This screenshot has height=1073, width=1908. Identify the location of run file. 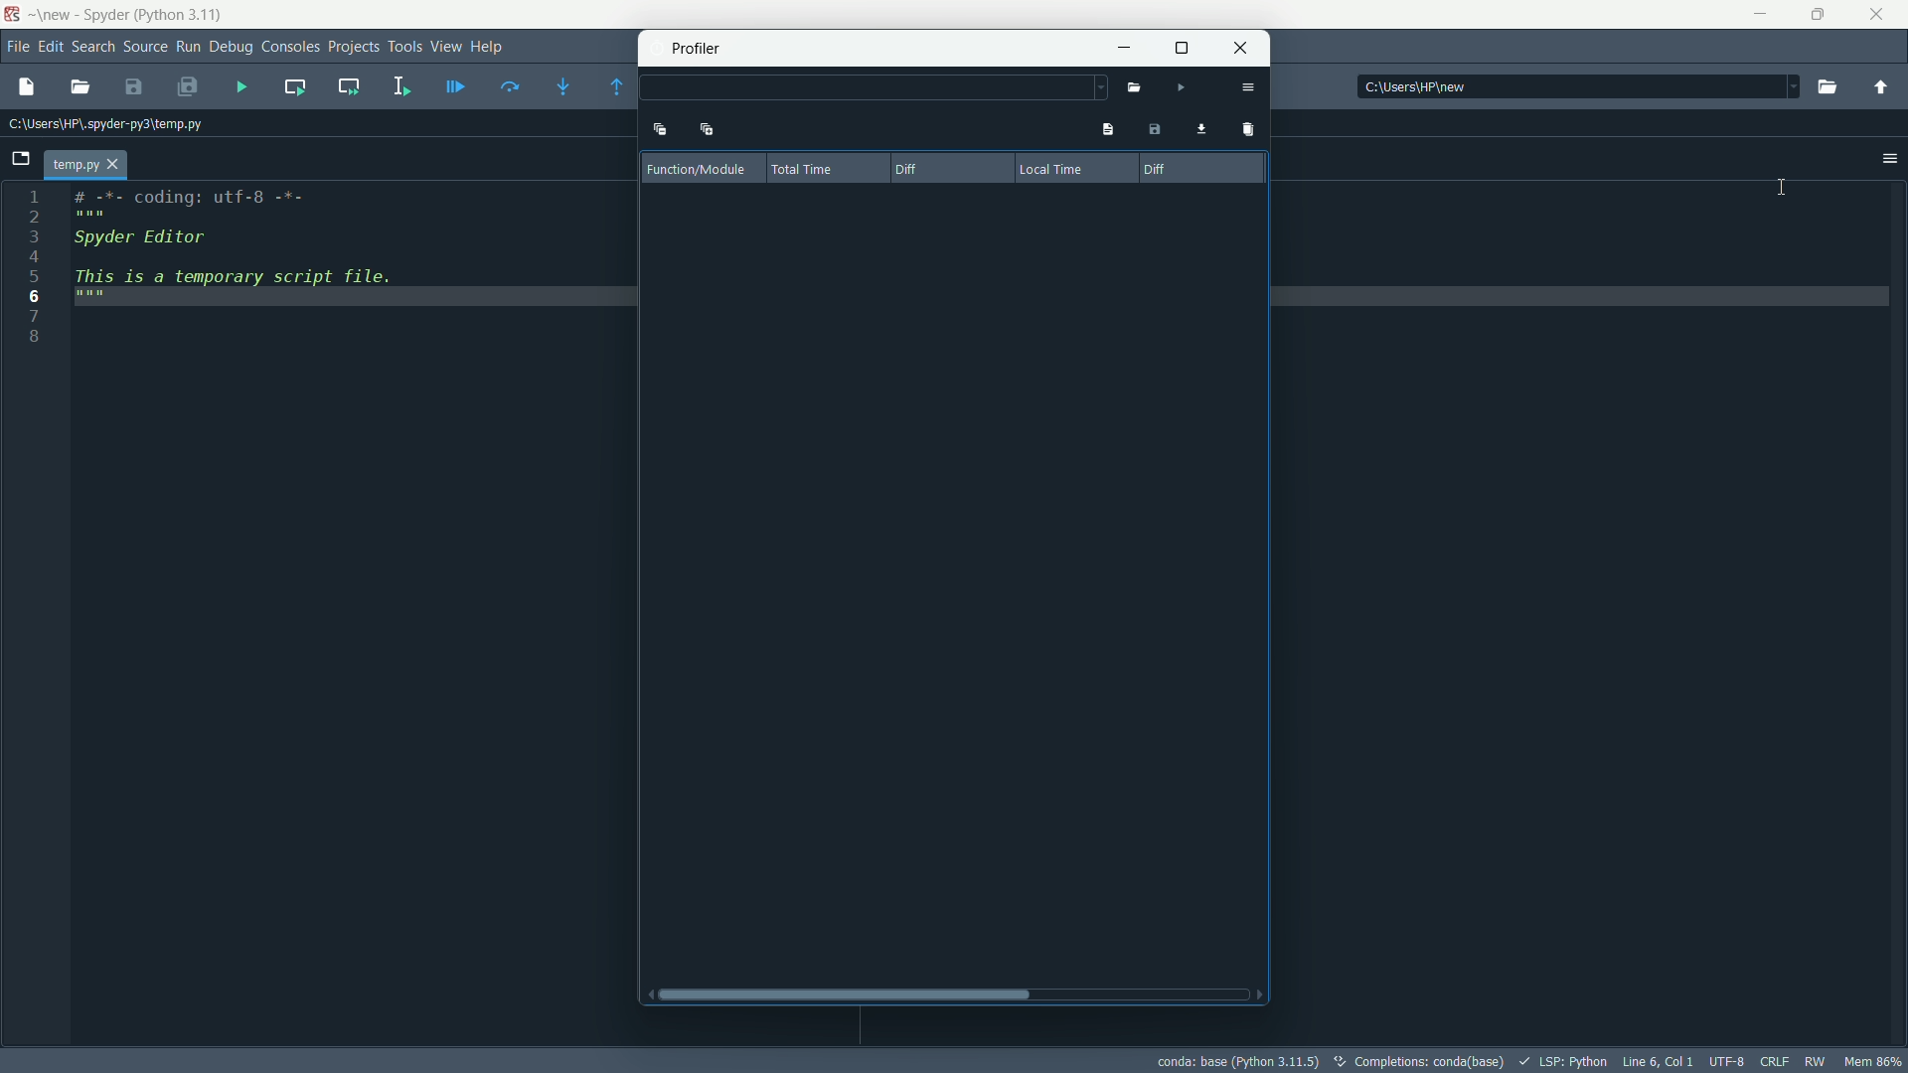
(241, 85).